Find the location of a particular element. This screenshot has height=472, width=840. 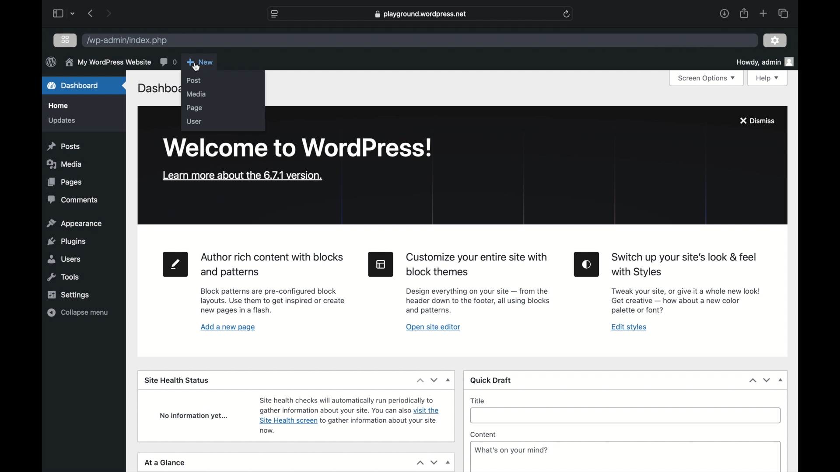

at a glance is located at coordinates (165, 463).